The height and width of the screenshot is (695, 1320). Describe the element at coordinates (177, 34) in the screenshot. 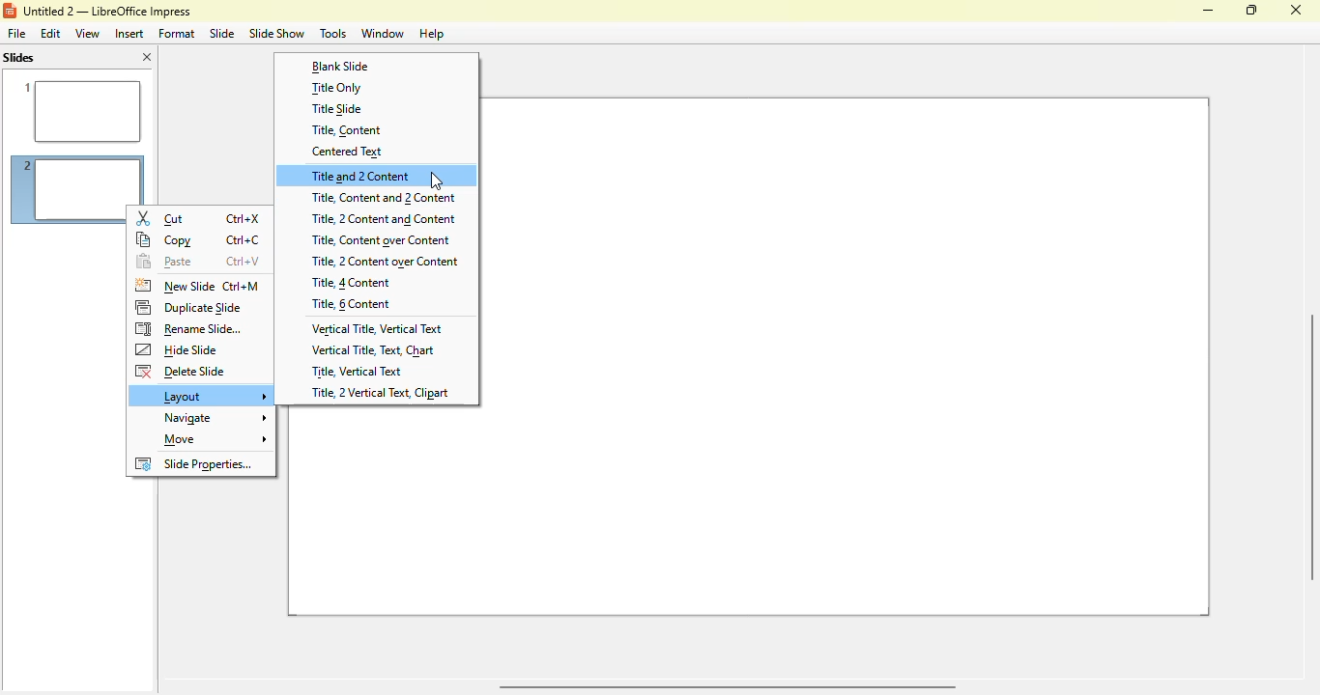

I see `format` at that location.